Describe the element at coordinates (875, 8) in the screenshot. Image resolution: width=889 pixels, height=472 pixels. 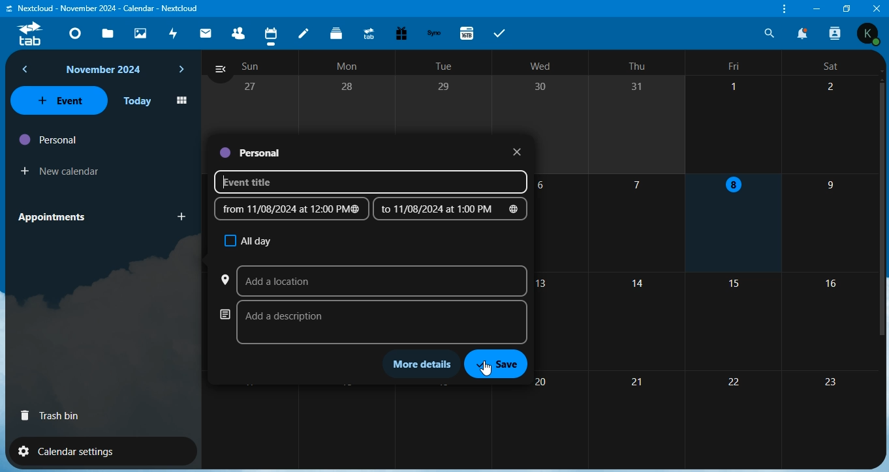
I see `` at that location.